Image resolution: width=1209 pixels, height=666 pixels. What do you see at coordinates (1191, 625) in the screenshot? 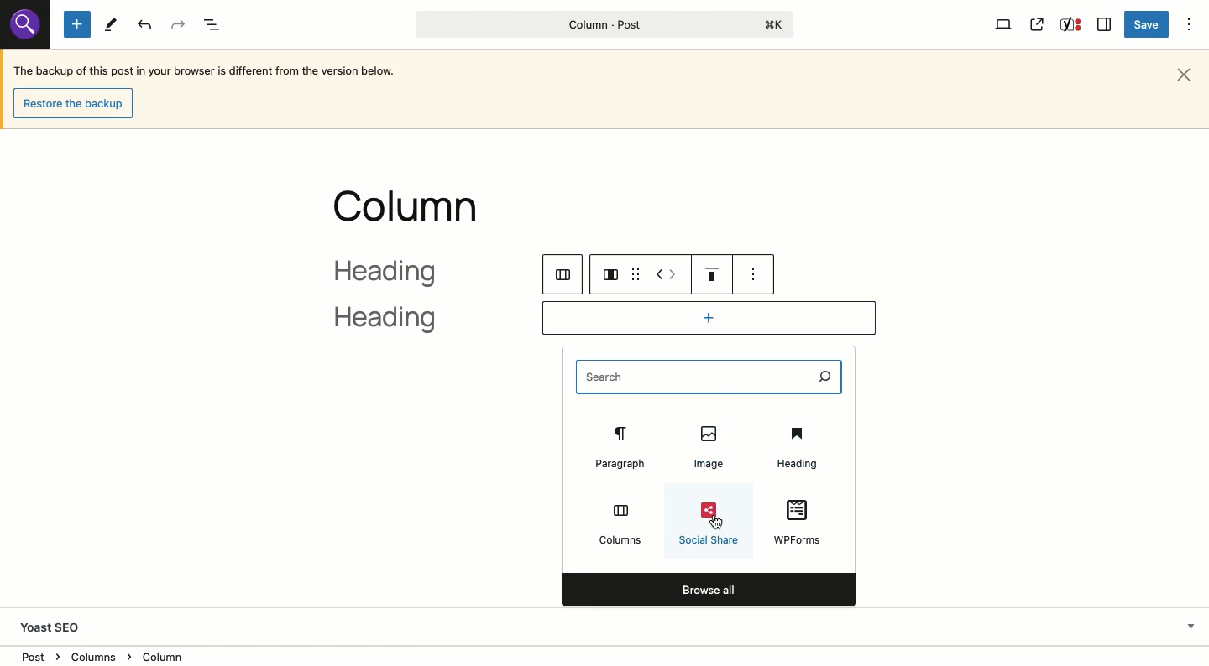
I see `Hide` at bounding box center [1191, 625].